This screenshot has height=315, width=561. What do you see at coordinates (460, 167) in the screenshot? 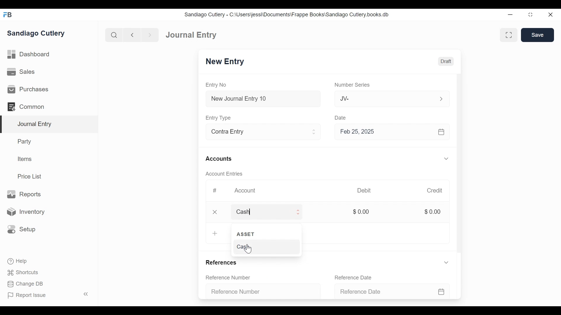
I see `Vertical Scroll bar` at bounding box center [460, 167].